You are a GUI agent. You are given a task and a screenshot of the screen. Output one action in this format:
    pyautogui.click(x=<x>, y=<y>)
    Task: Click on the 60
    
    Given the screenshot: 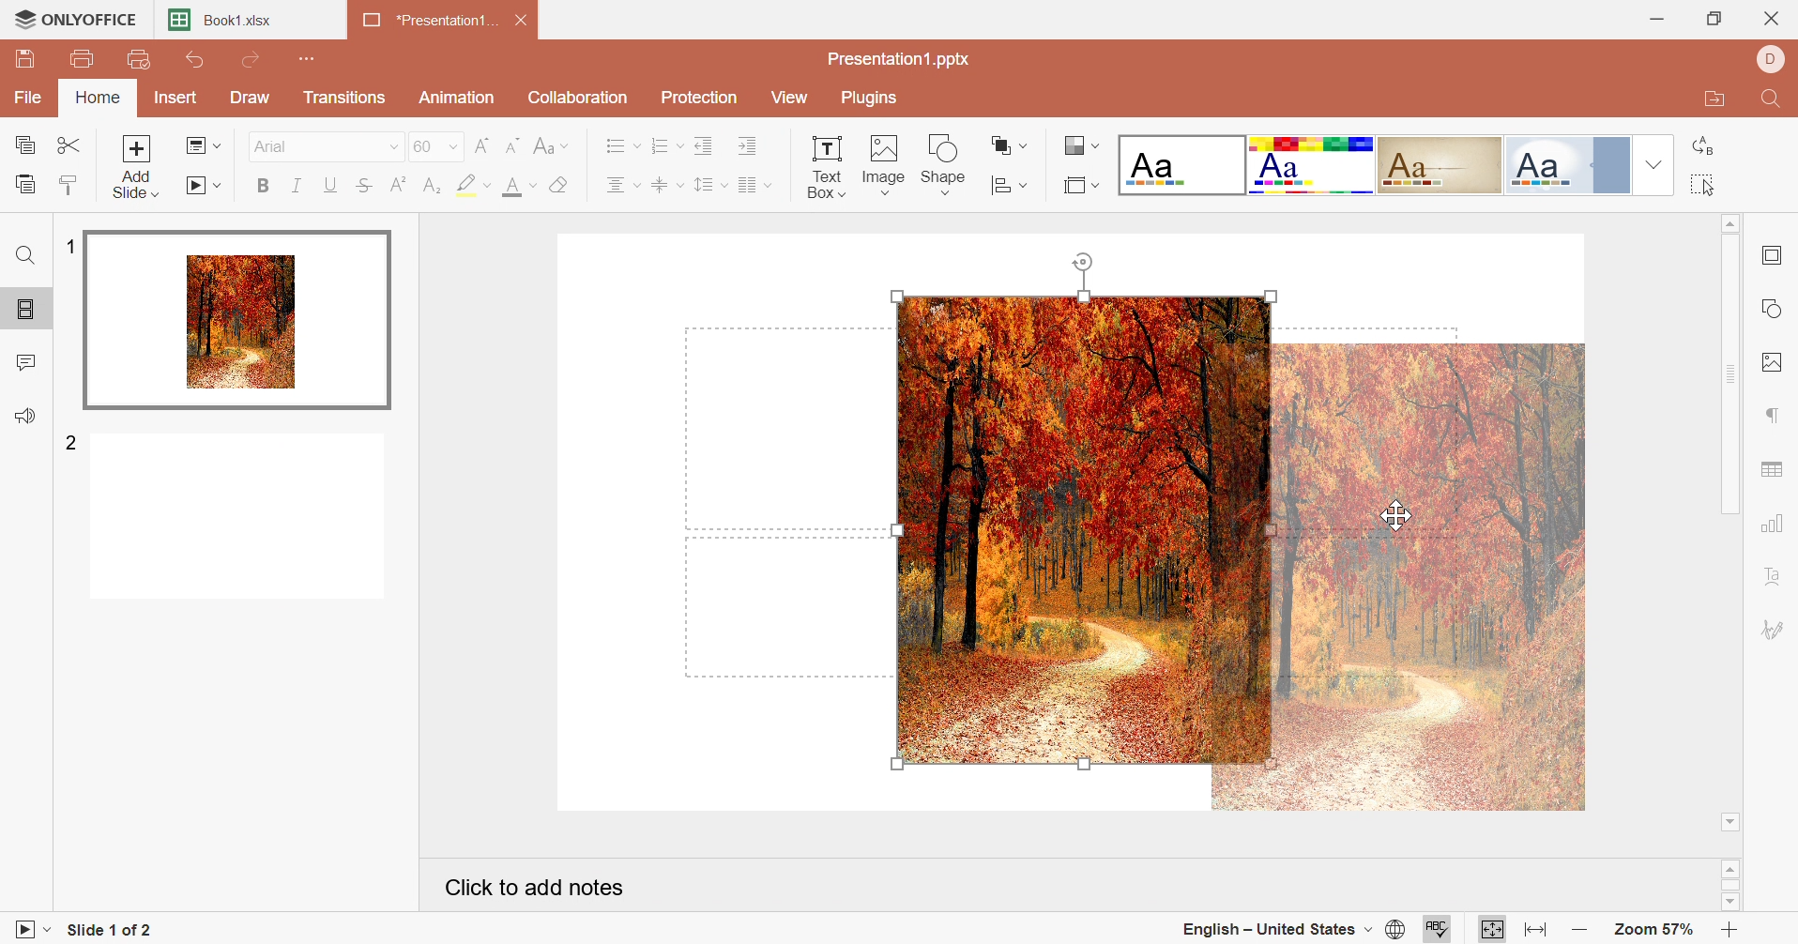 What is the action you would take?
    pyautogui.click(x=434, y=147)
    